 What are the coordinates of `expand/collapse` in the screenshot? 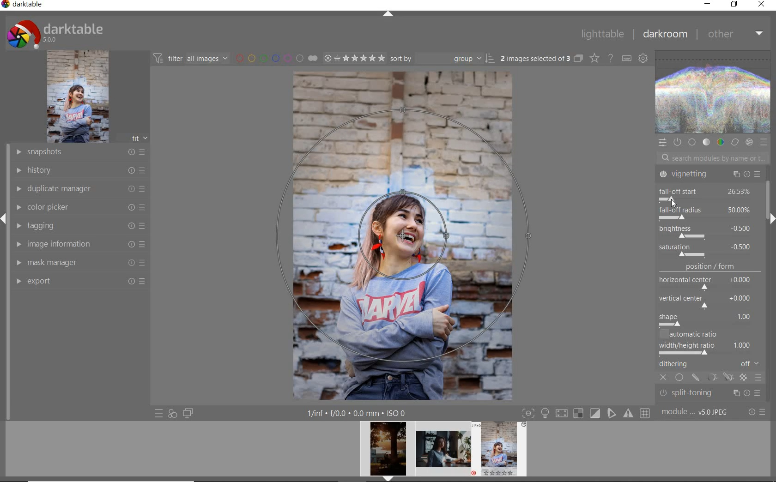 It's located at (388, 15).